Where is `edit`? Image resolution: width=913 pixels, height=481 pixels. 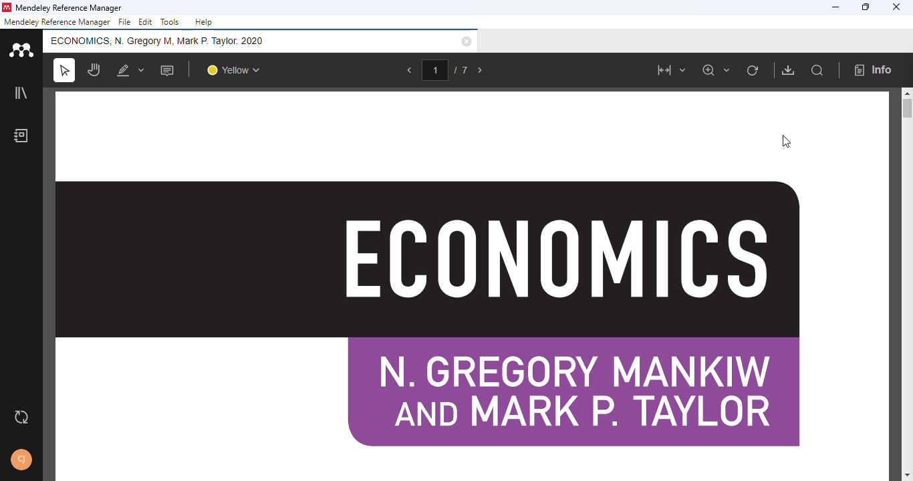 edit is located at coordinates (146, 22).